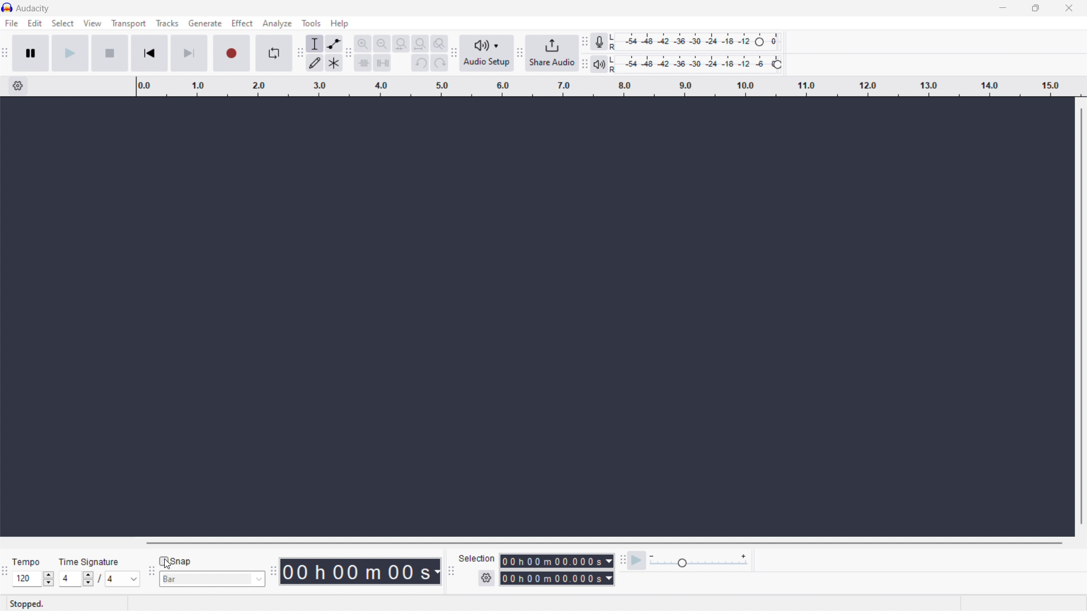  Describe the element at coordinates (87, 562) in the screenshot. I see `Time Signature` at that location.